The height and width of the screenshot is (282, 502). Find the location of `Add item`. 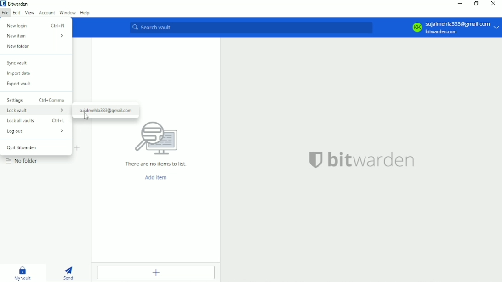

Add item is located at coordinates (156, 178).